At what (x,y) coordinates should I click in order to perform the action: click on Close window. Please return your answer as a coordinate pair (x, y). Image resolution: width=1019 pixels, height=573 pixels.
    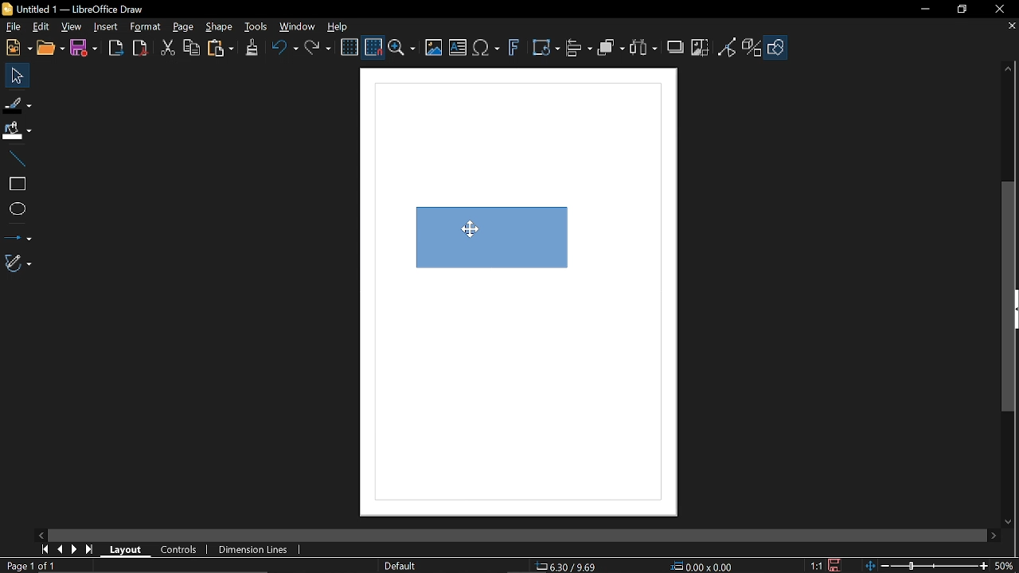
    Looking at the image, I should click on (998, 9).